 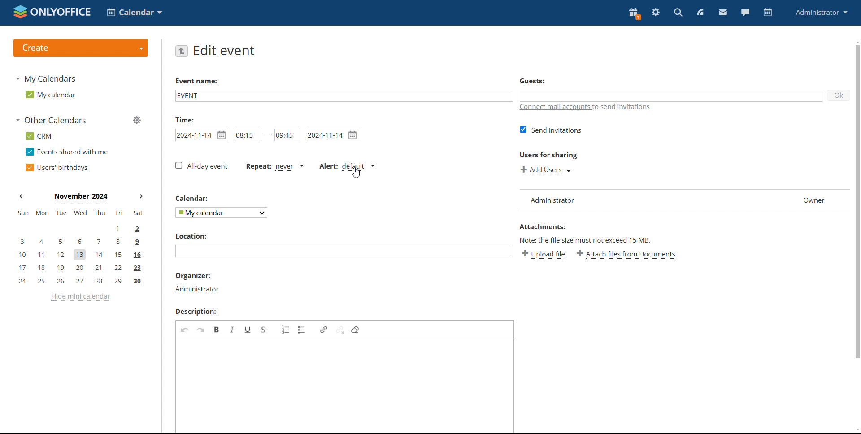 I want to click on administrator, so click(x=821, y=12).